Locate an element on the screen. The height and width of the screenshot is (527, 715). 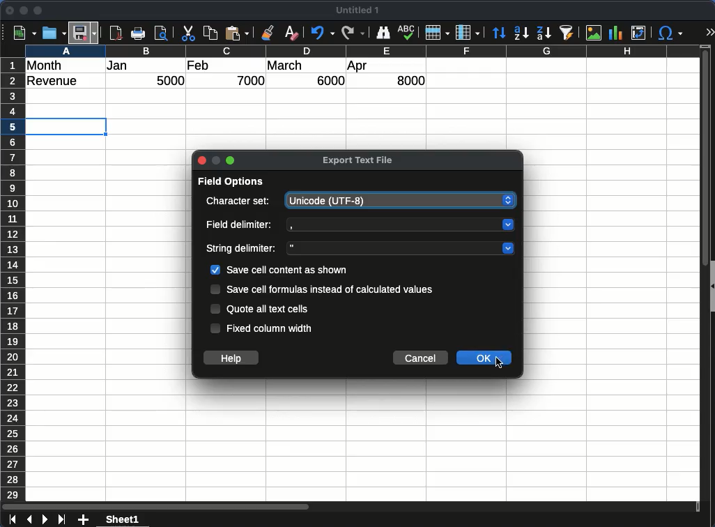
column is located at coordinates (468, 32).